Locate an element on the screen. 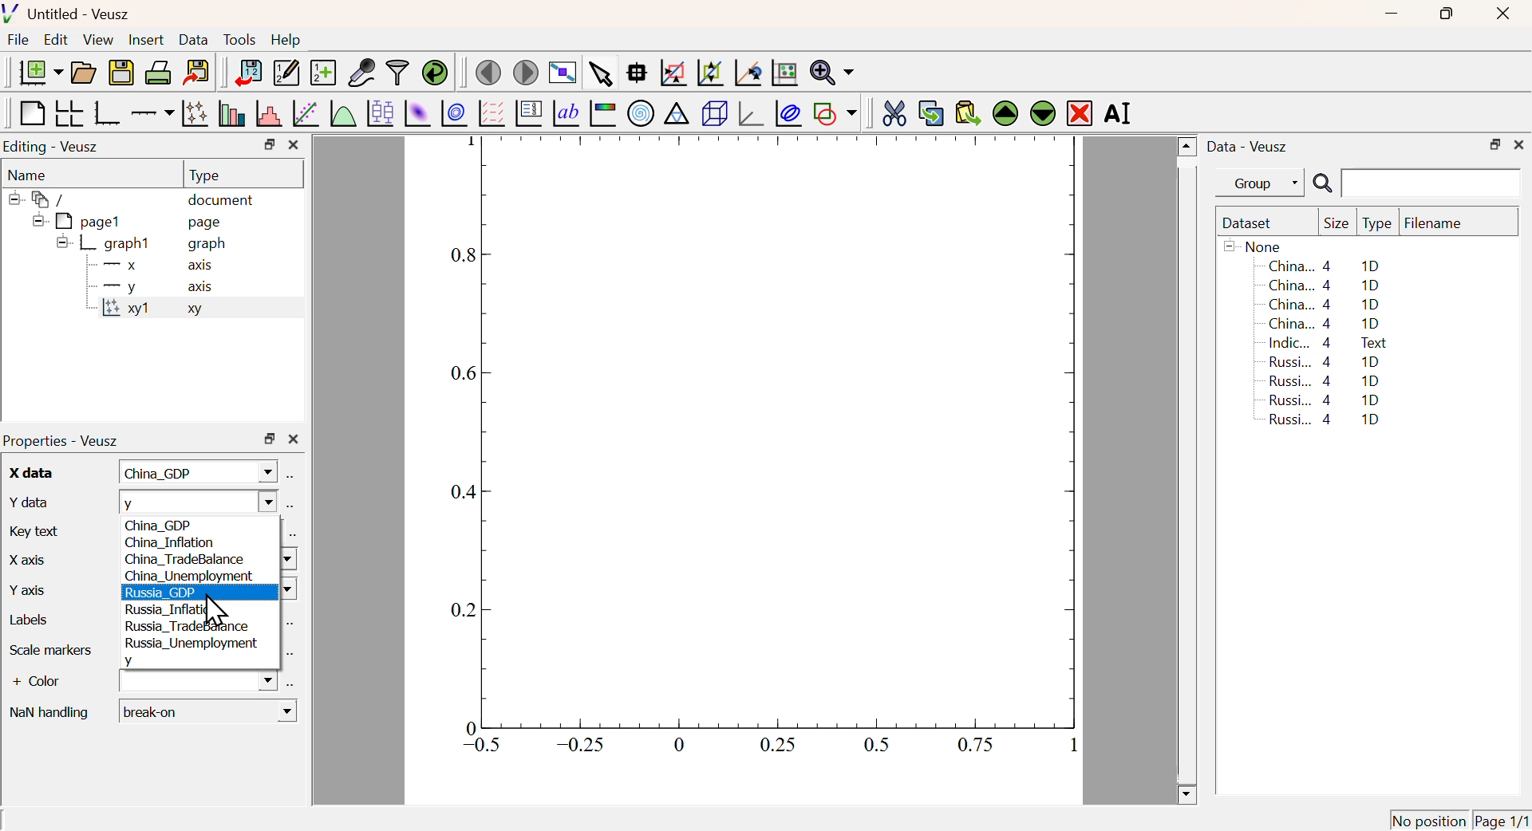 This screenshot has height=831, width=1532. Type is located at coordinates (204, 175).